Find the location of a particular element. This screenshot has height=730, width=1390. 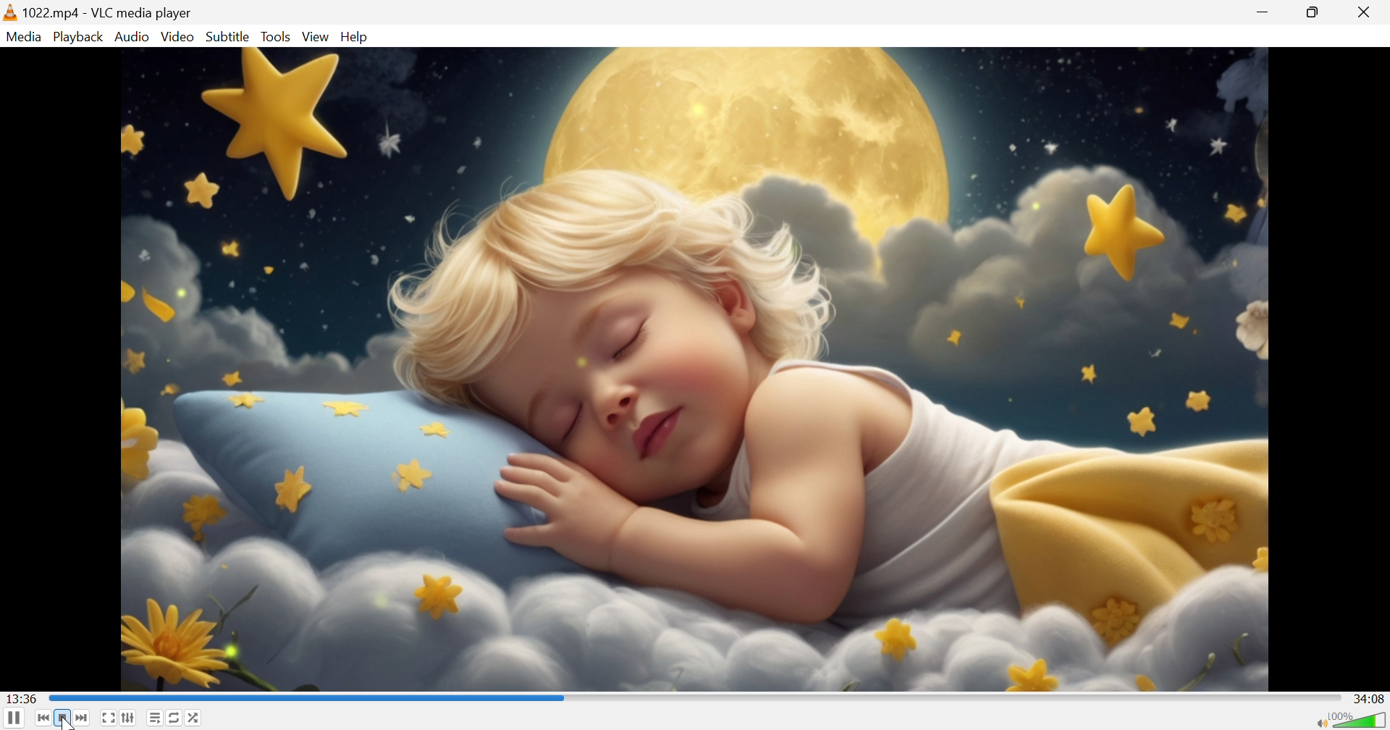

Toggle the video in fullscreen is located at coordinates (109, 717).